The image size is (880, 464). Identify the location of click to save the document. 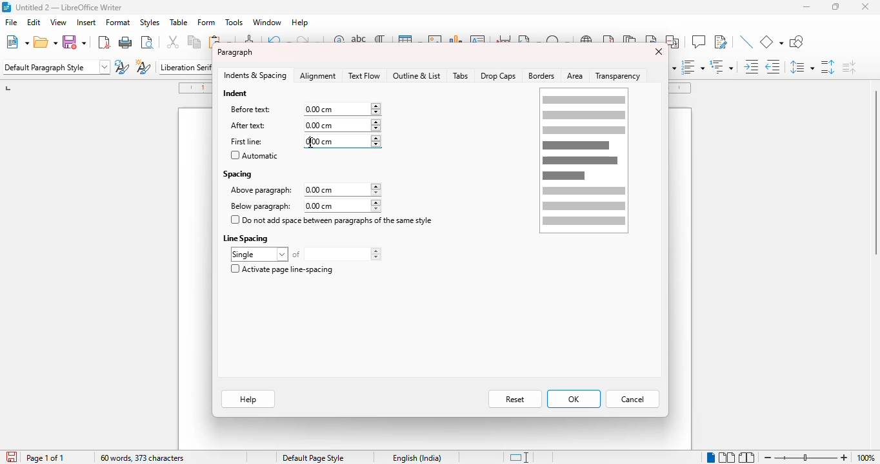
(11, 456).